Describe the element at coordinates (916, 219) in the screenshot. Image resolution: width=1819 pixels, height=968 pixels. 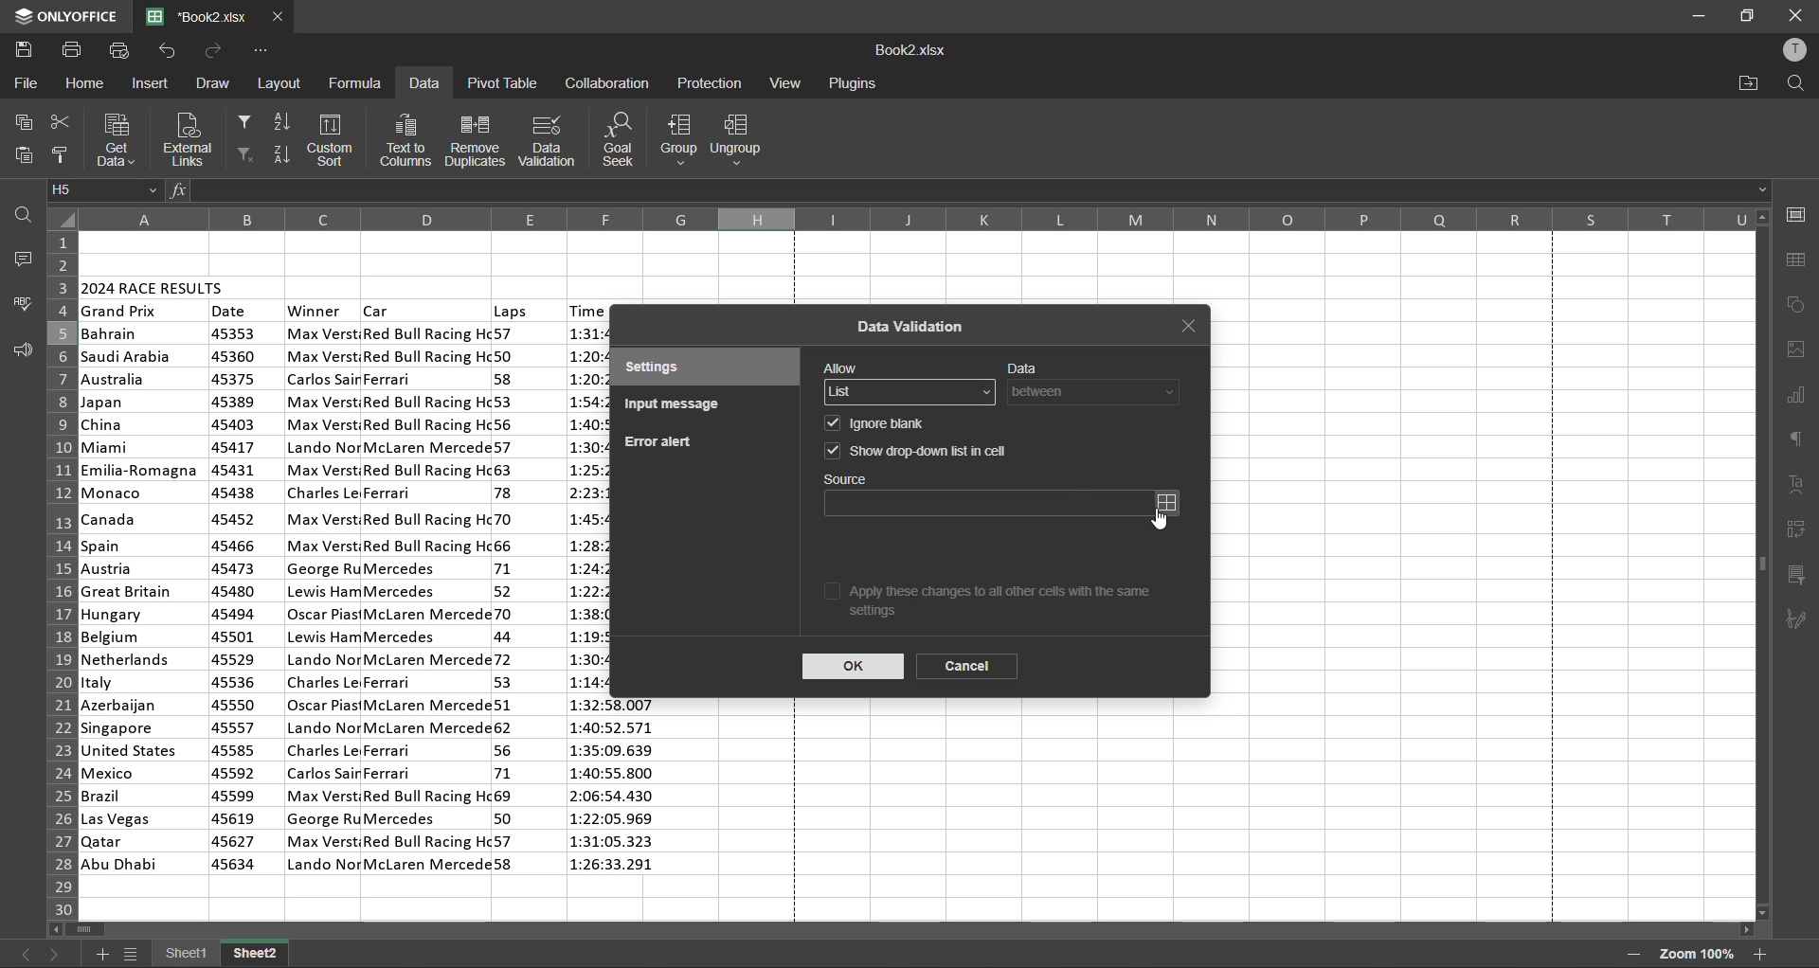
I see `column names` at that location.